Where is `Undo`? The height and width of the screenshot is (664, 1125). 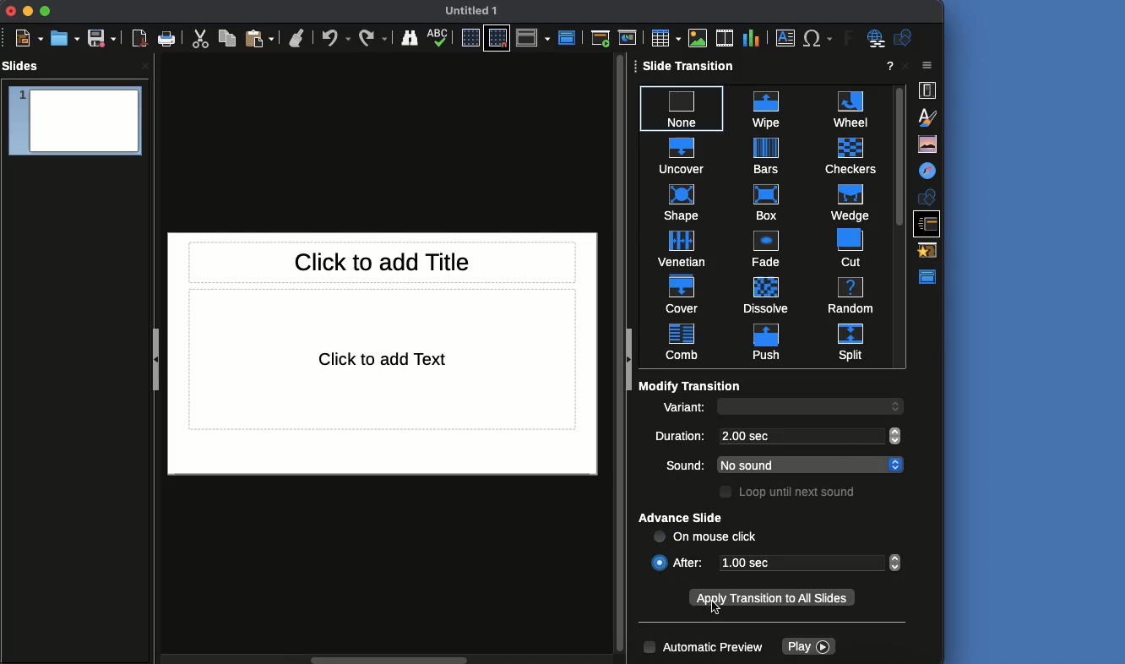
Undo is located at coordinates (336, 37).